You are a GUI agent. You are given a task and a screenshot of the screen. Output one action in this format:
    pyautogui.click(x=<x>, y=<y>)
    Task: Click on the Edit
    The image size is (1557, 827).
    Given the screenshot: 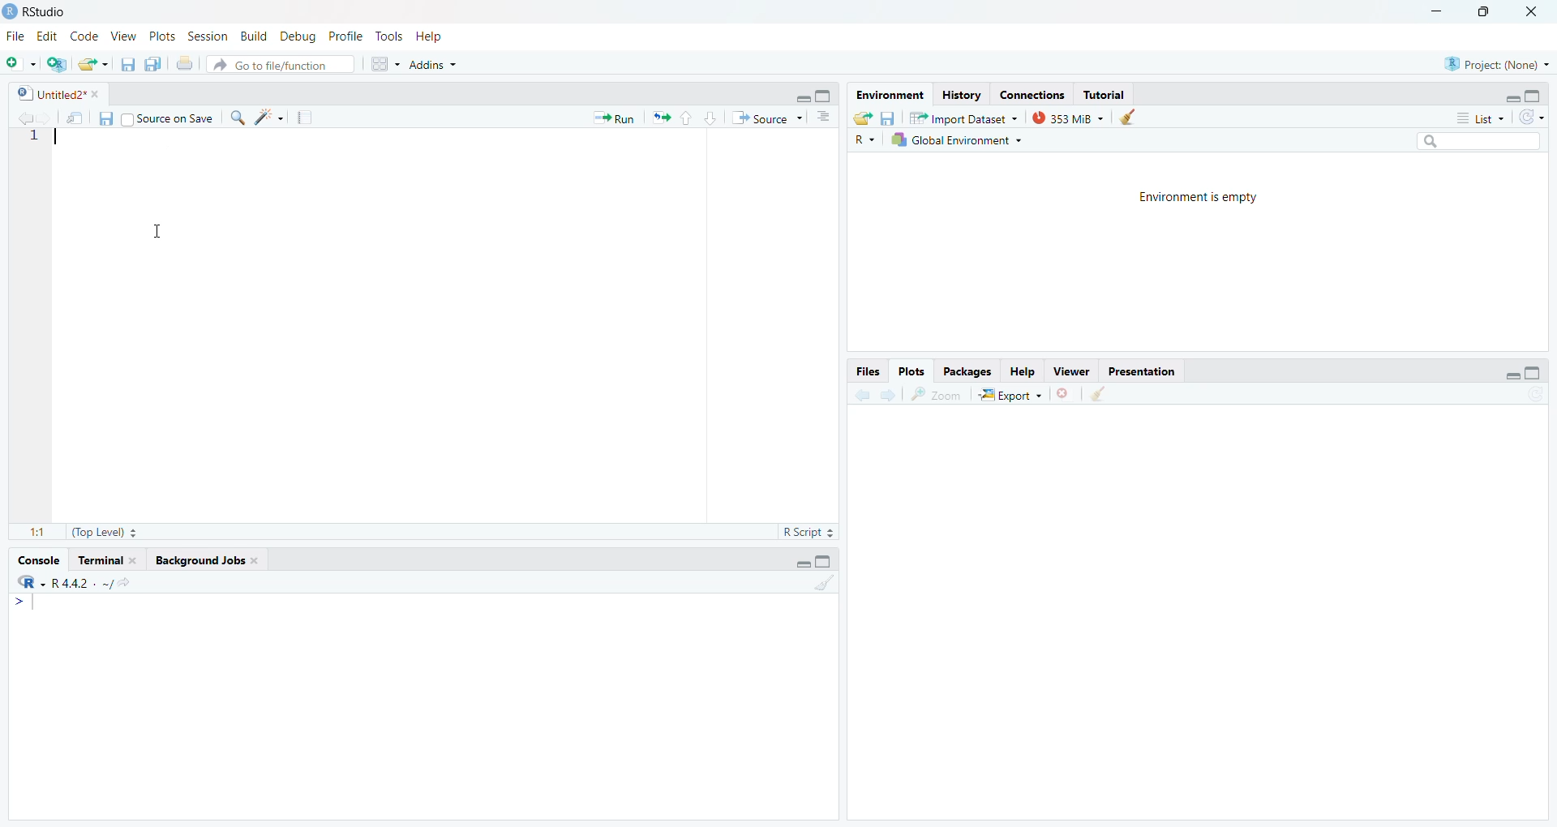 What is the action you would take?
    pyautogui.click(x=45, y=38)
    